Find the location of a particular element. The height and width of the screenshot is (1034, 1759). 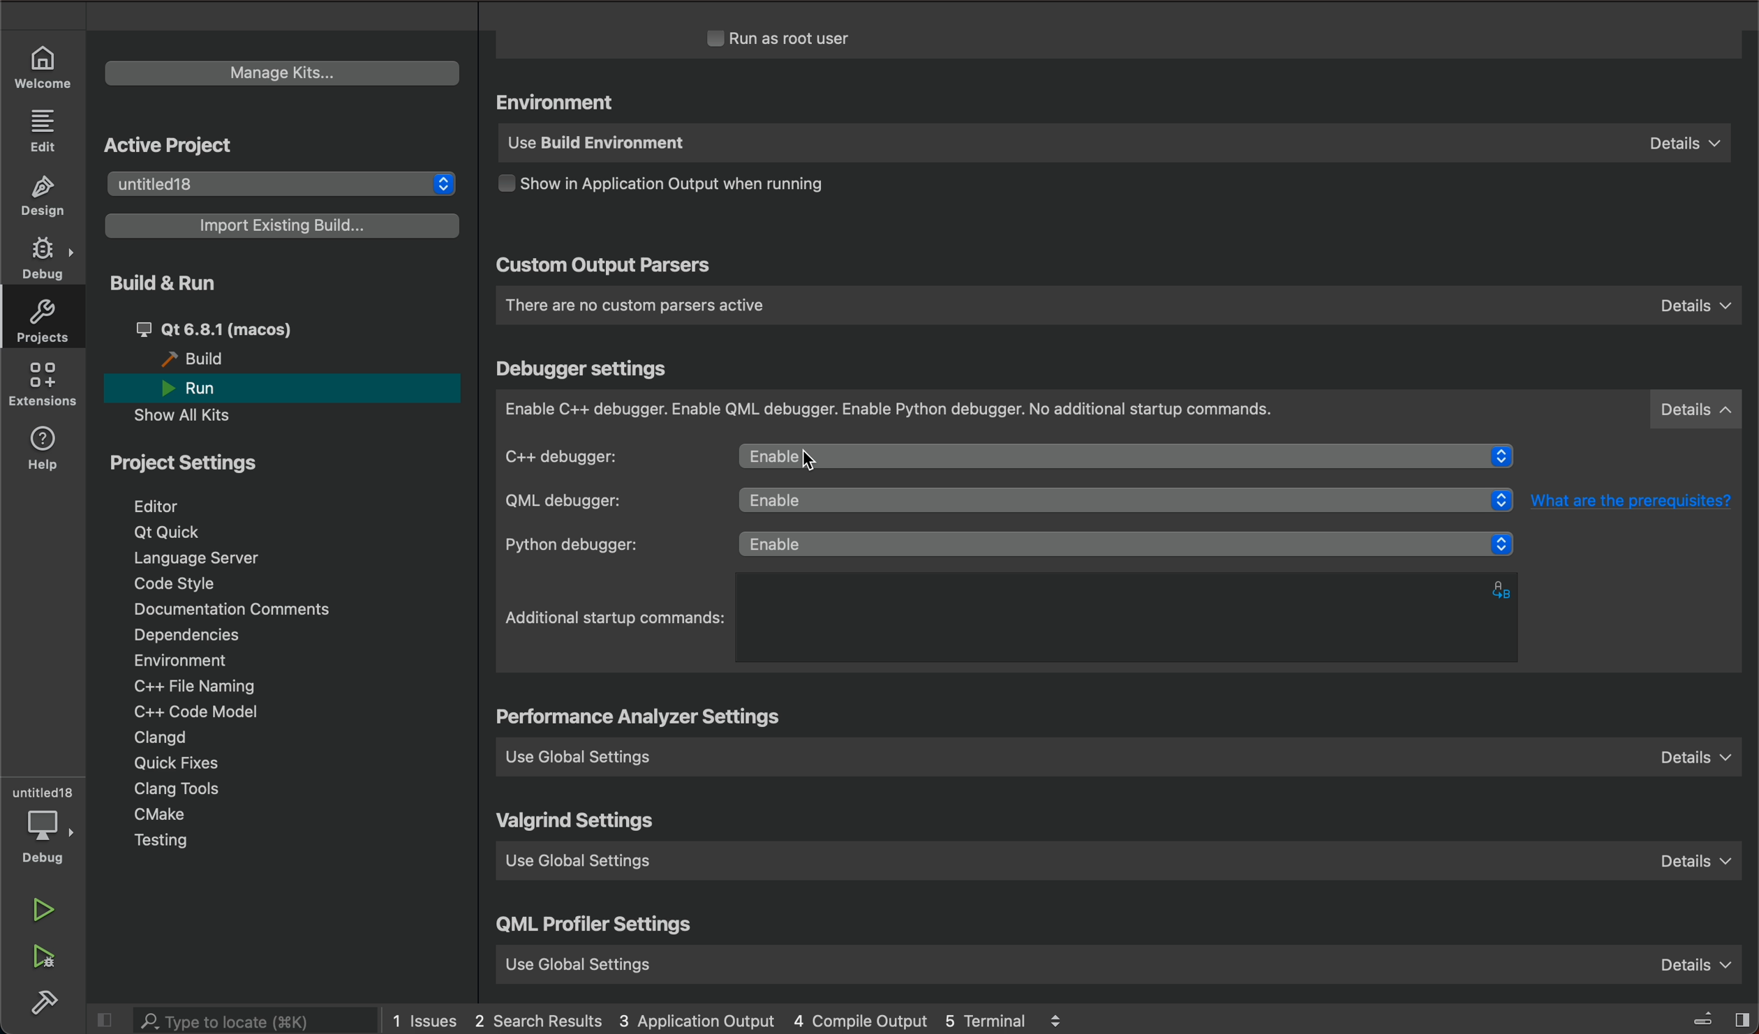

custom parsers is located at coordinates (1118, 306).